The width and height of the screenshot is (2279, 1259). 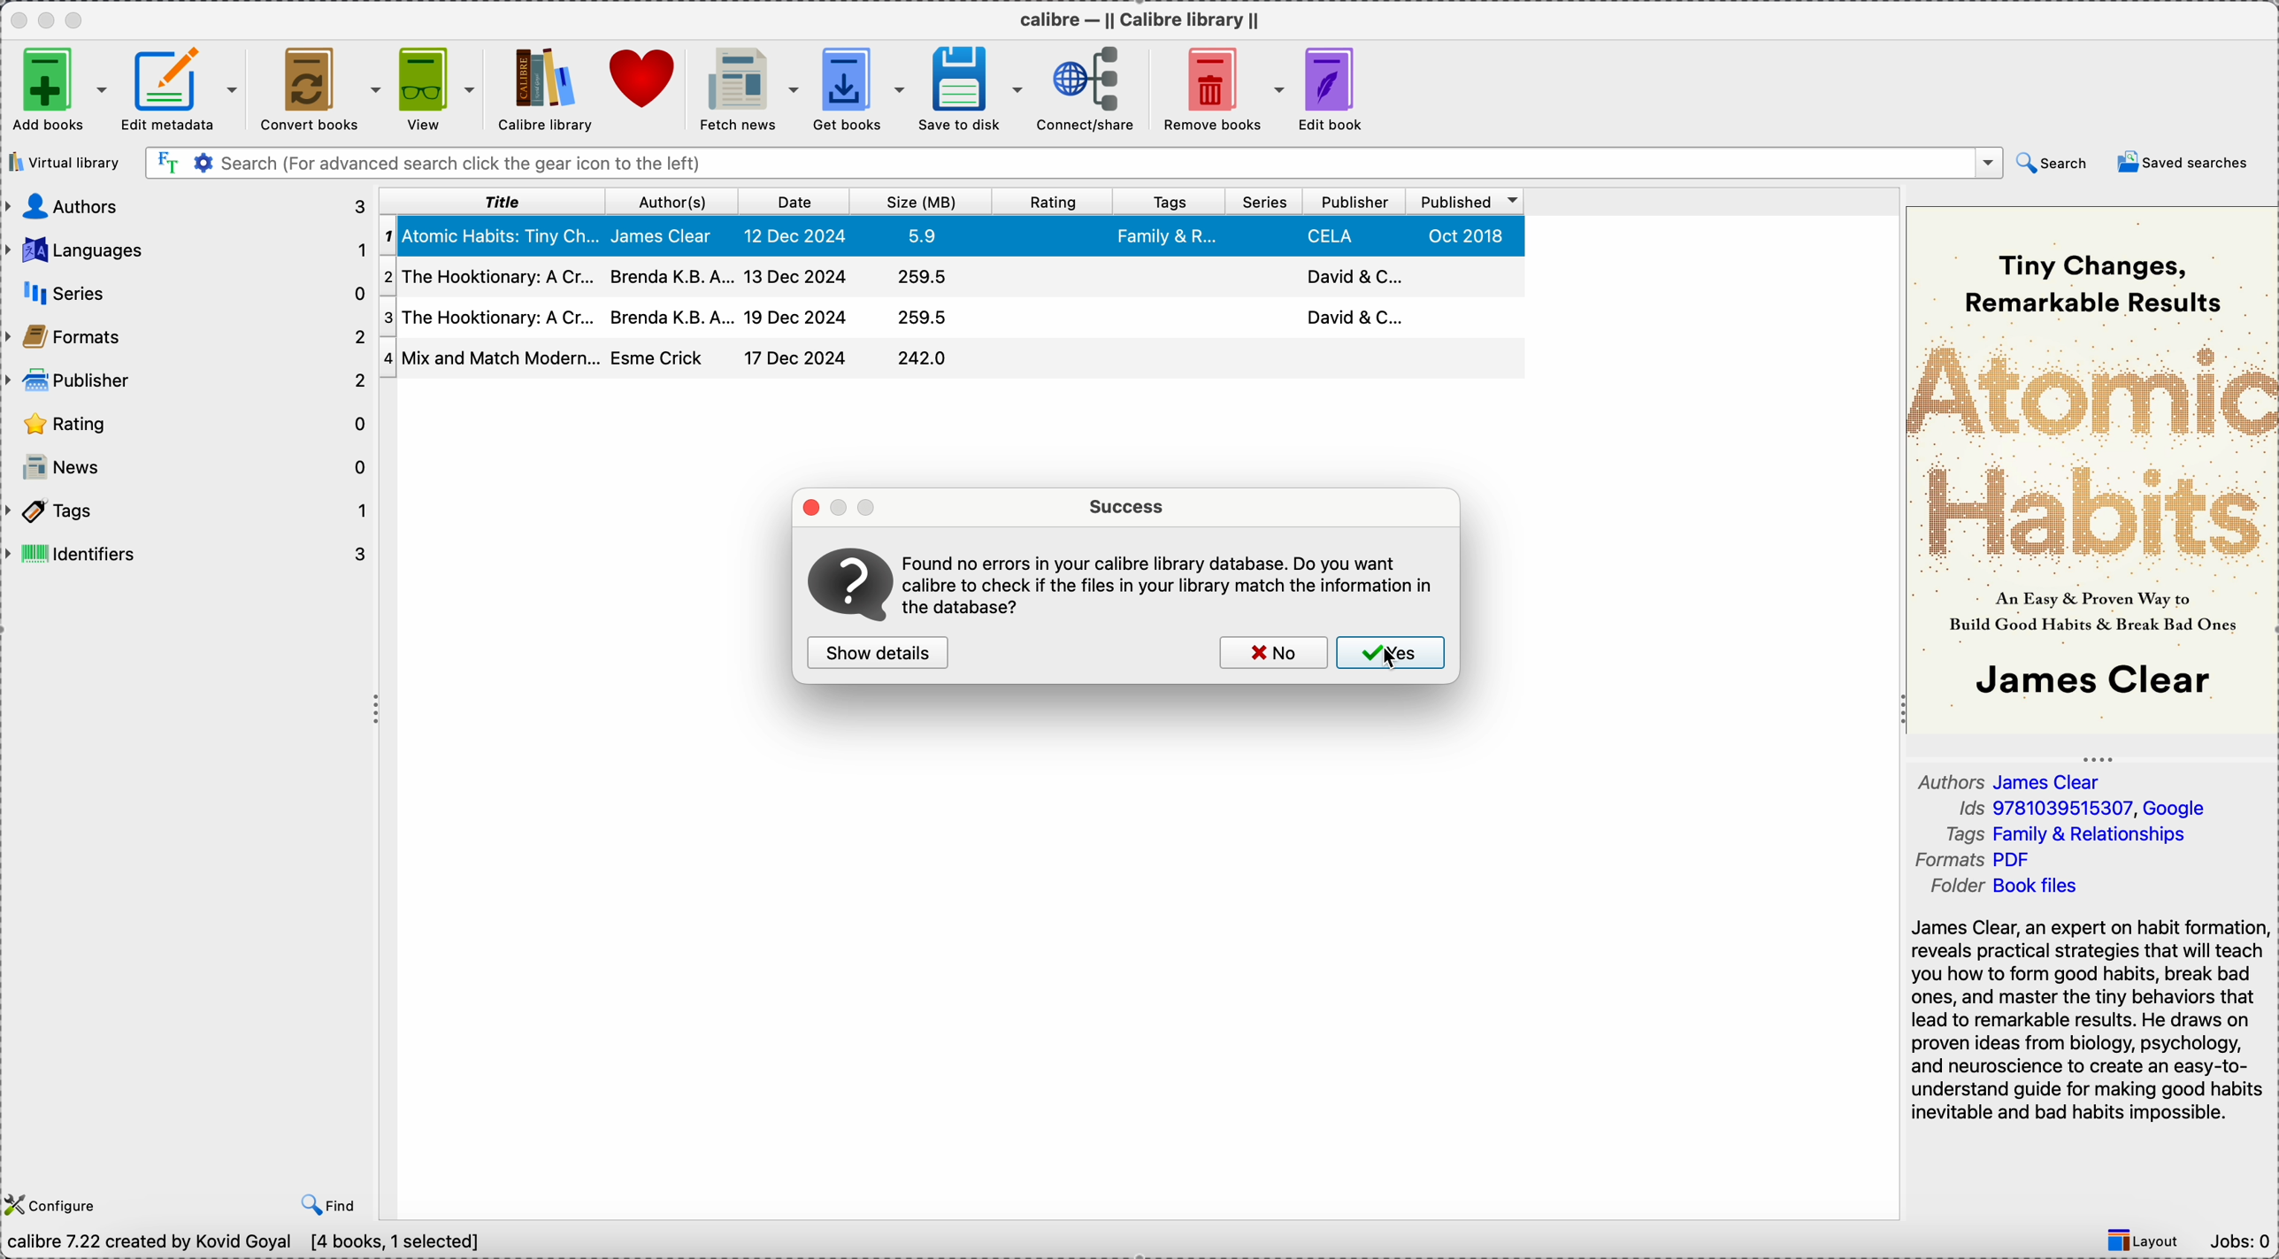 What do you see at coordinates (881, 651) in the screenshot?
I see `show details` at bounding box center [881, 651].